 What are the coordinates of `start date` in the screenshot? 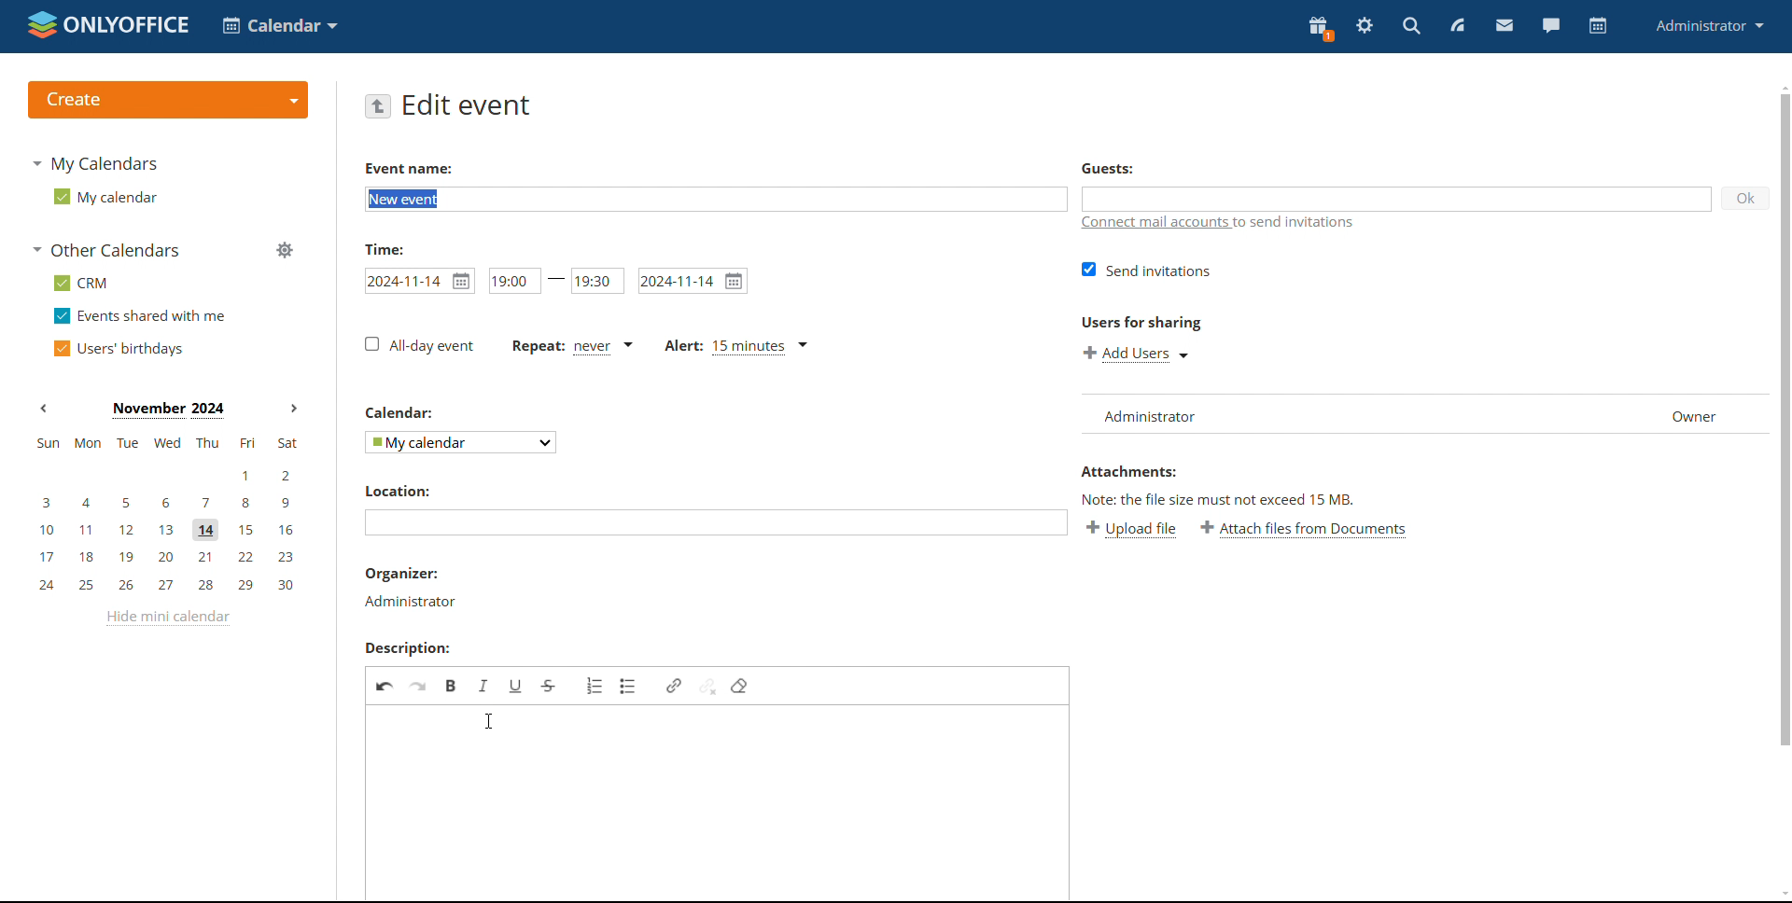 It's located at (418, 281).